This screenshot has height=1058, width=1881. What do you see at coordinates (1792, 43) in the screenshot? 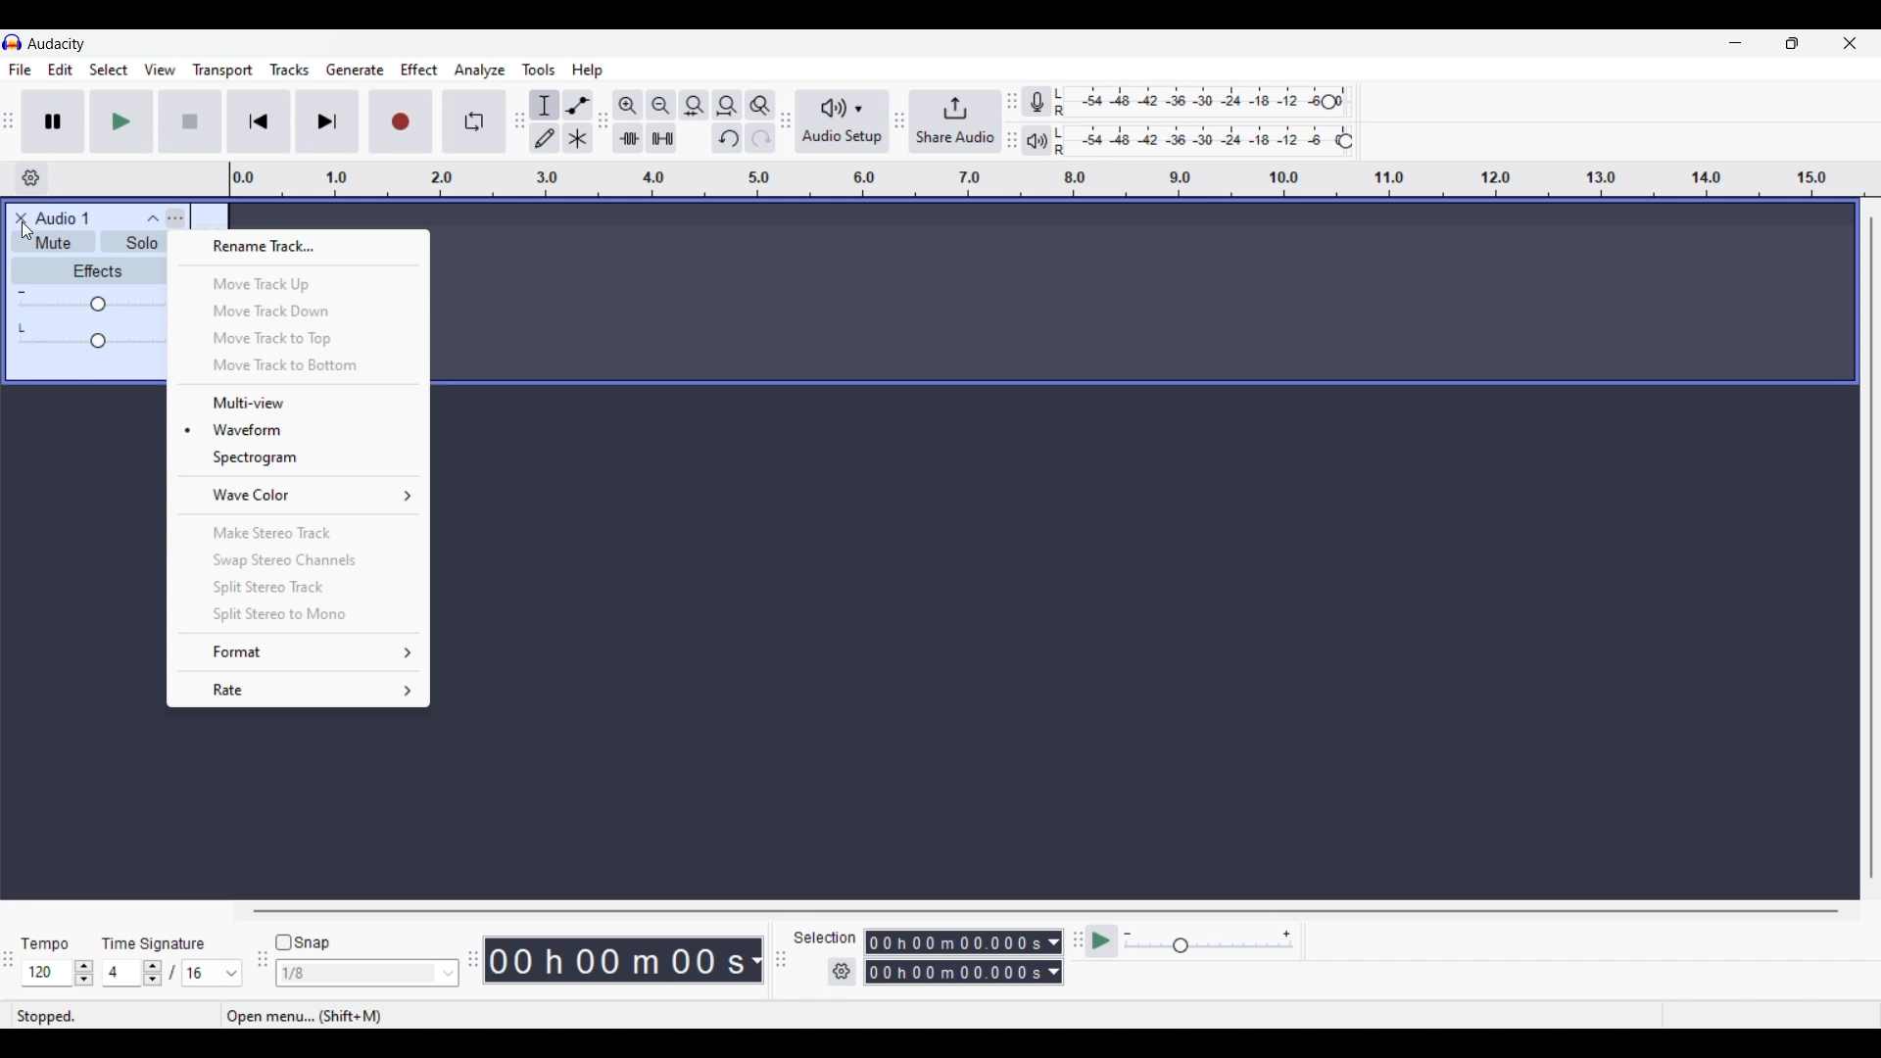
I see `Show interface in a smaller tab` at bounding box center [1792, 43].